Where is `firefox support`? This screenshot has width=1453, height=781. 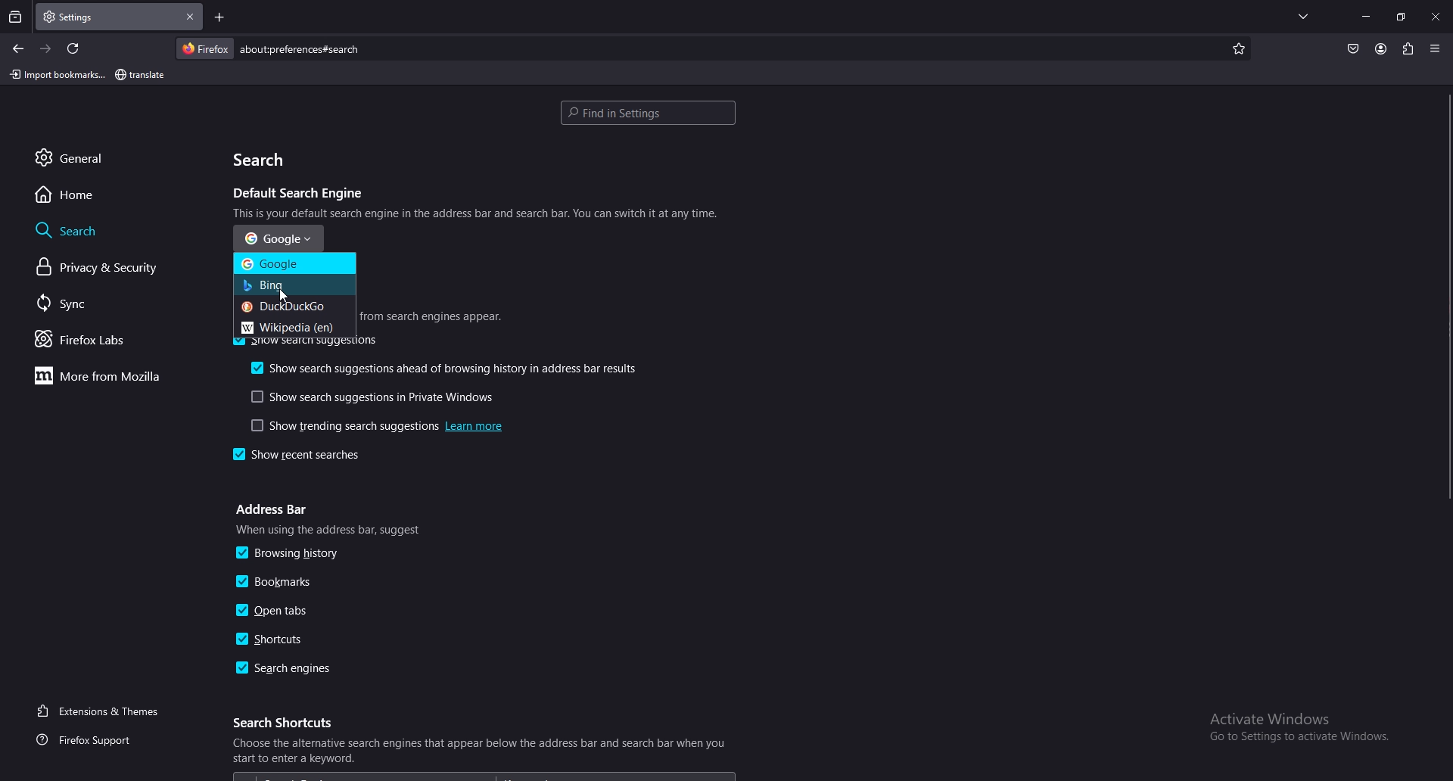
firefox support is located at coordinates (99, 739).